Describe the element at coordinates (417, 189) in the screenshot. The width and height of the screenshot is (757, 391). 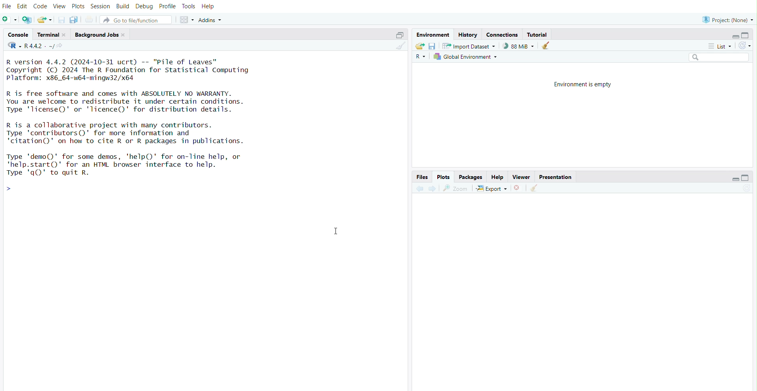
I see `previous plot` at that location.